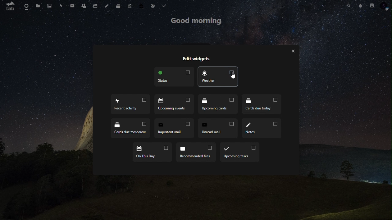  What do you see at coordinates (26, 7) in the screenshot?
I see `dashboard` at bounding box center [26, 7].